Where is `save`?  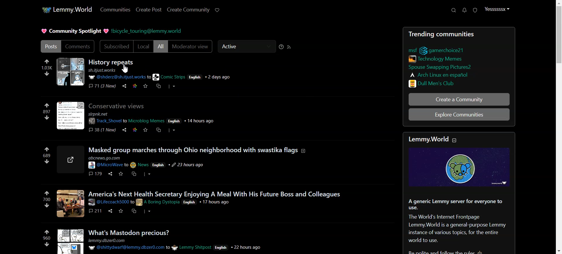
save is located at coordinates (122, 174).